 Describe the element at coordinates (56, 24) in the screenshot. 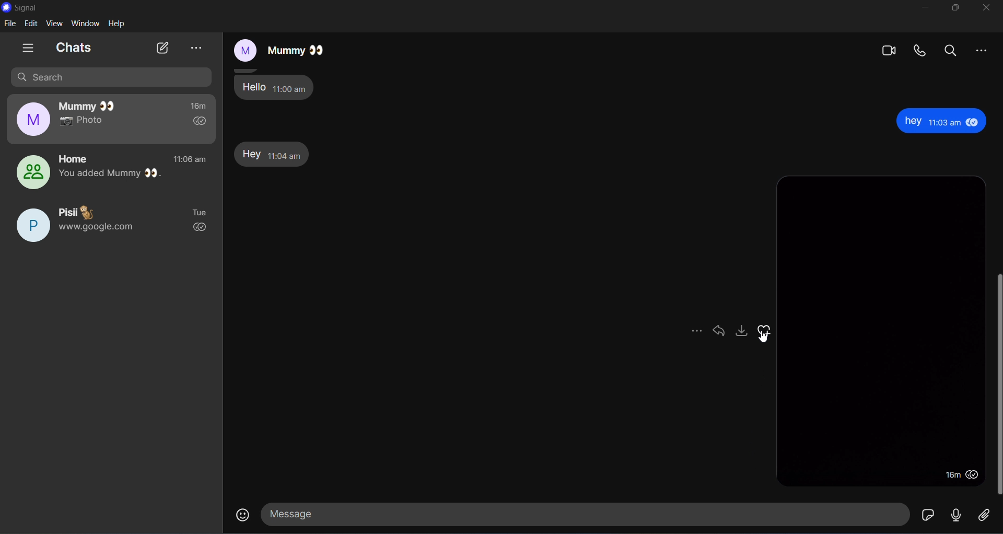

I see `view` at that location.